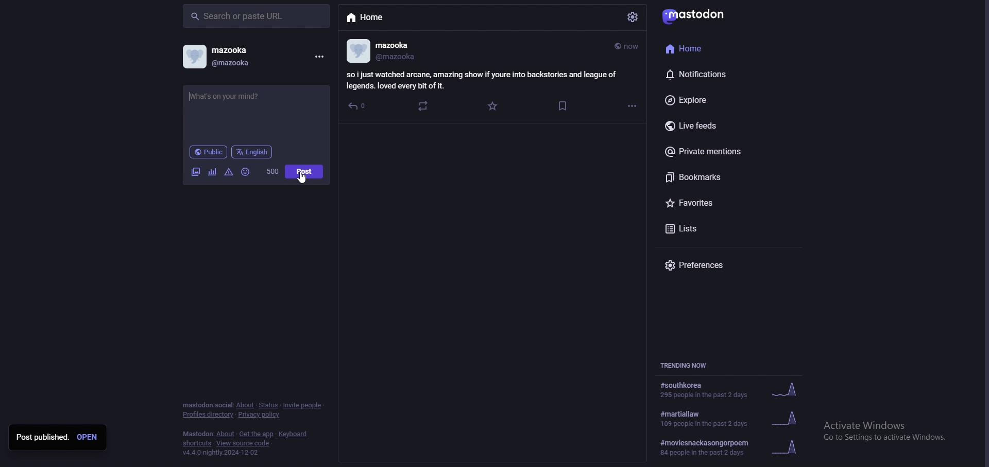 This screenshot has height=467, width=989. I want to click on settings, so click(634, 17).